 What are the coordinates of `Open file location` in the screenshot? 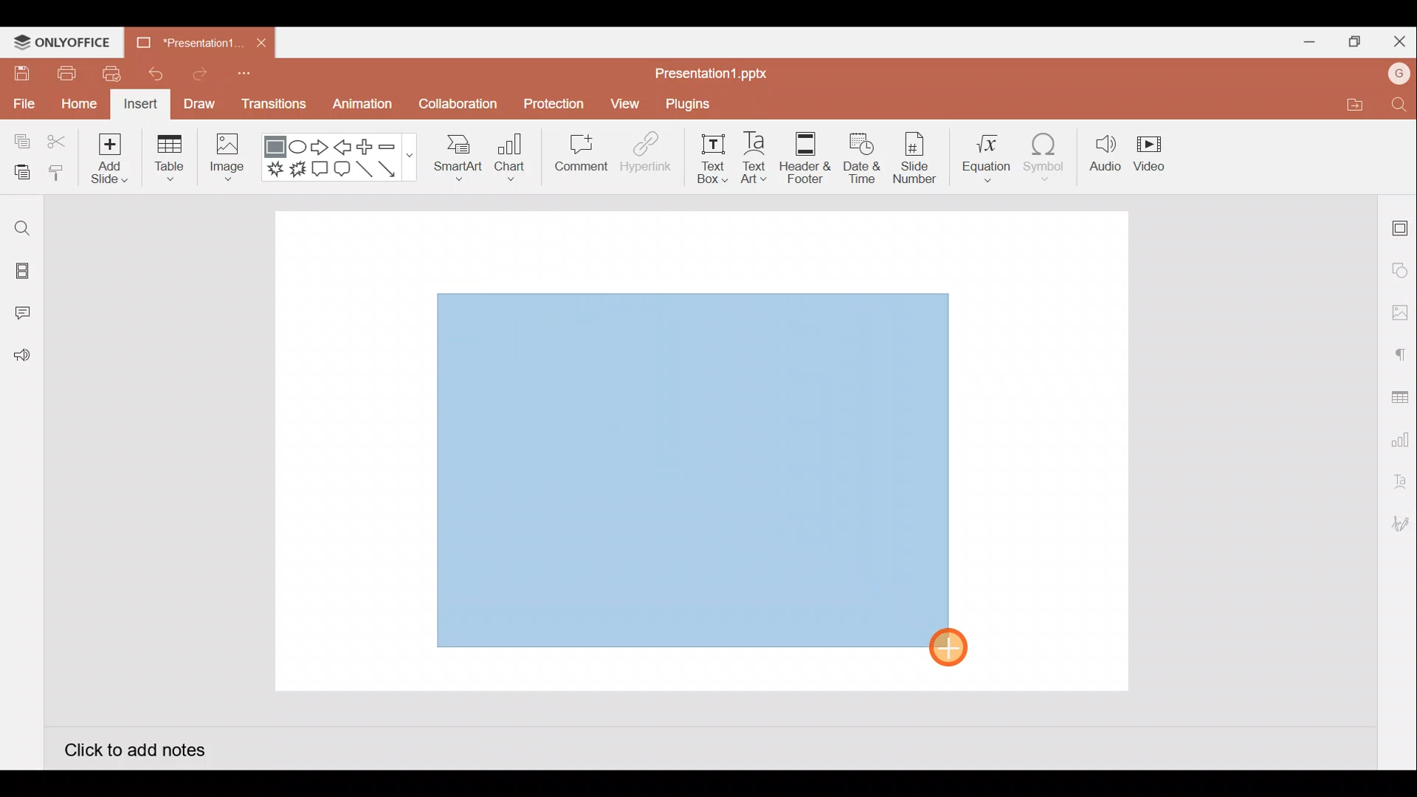 It's located at (1352, 104).